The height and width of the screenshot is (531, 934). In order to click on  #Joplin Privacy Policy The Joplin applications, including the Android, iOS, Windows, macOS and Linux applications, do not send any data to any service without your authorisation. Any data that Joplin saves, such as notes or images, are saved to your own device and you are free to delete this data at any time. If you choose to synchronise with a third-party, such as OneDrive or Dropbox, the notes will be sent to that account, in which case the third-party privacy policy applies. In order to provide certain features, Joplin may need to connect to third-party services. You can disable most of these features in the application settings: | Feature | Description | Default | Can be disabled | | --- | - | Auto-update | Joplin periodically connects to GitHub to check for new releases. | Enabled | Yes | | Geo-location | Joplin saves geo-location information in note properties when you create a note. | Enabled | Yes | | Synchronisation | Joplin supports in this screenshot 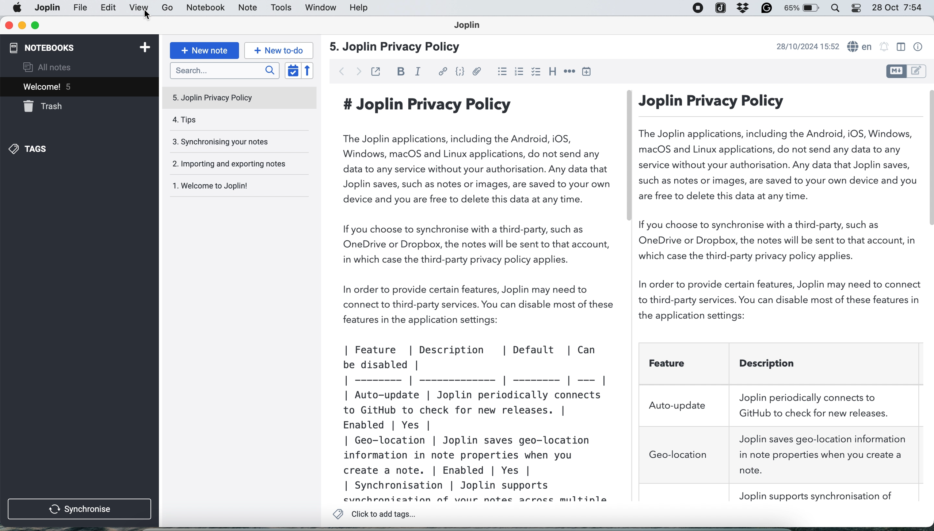, I will do `click(480, 296)`.